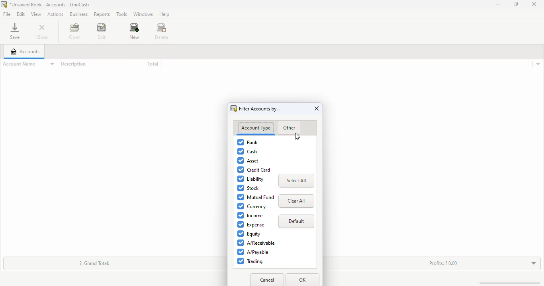 Image resolution: width=544 pixels, height=286 pixels. What do you see at coordinates (234, 108) in the screenshot?
I see `logo` at bounding box center [234, 108].